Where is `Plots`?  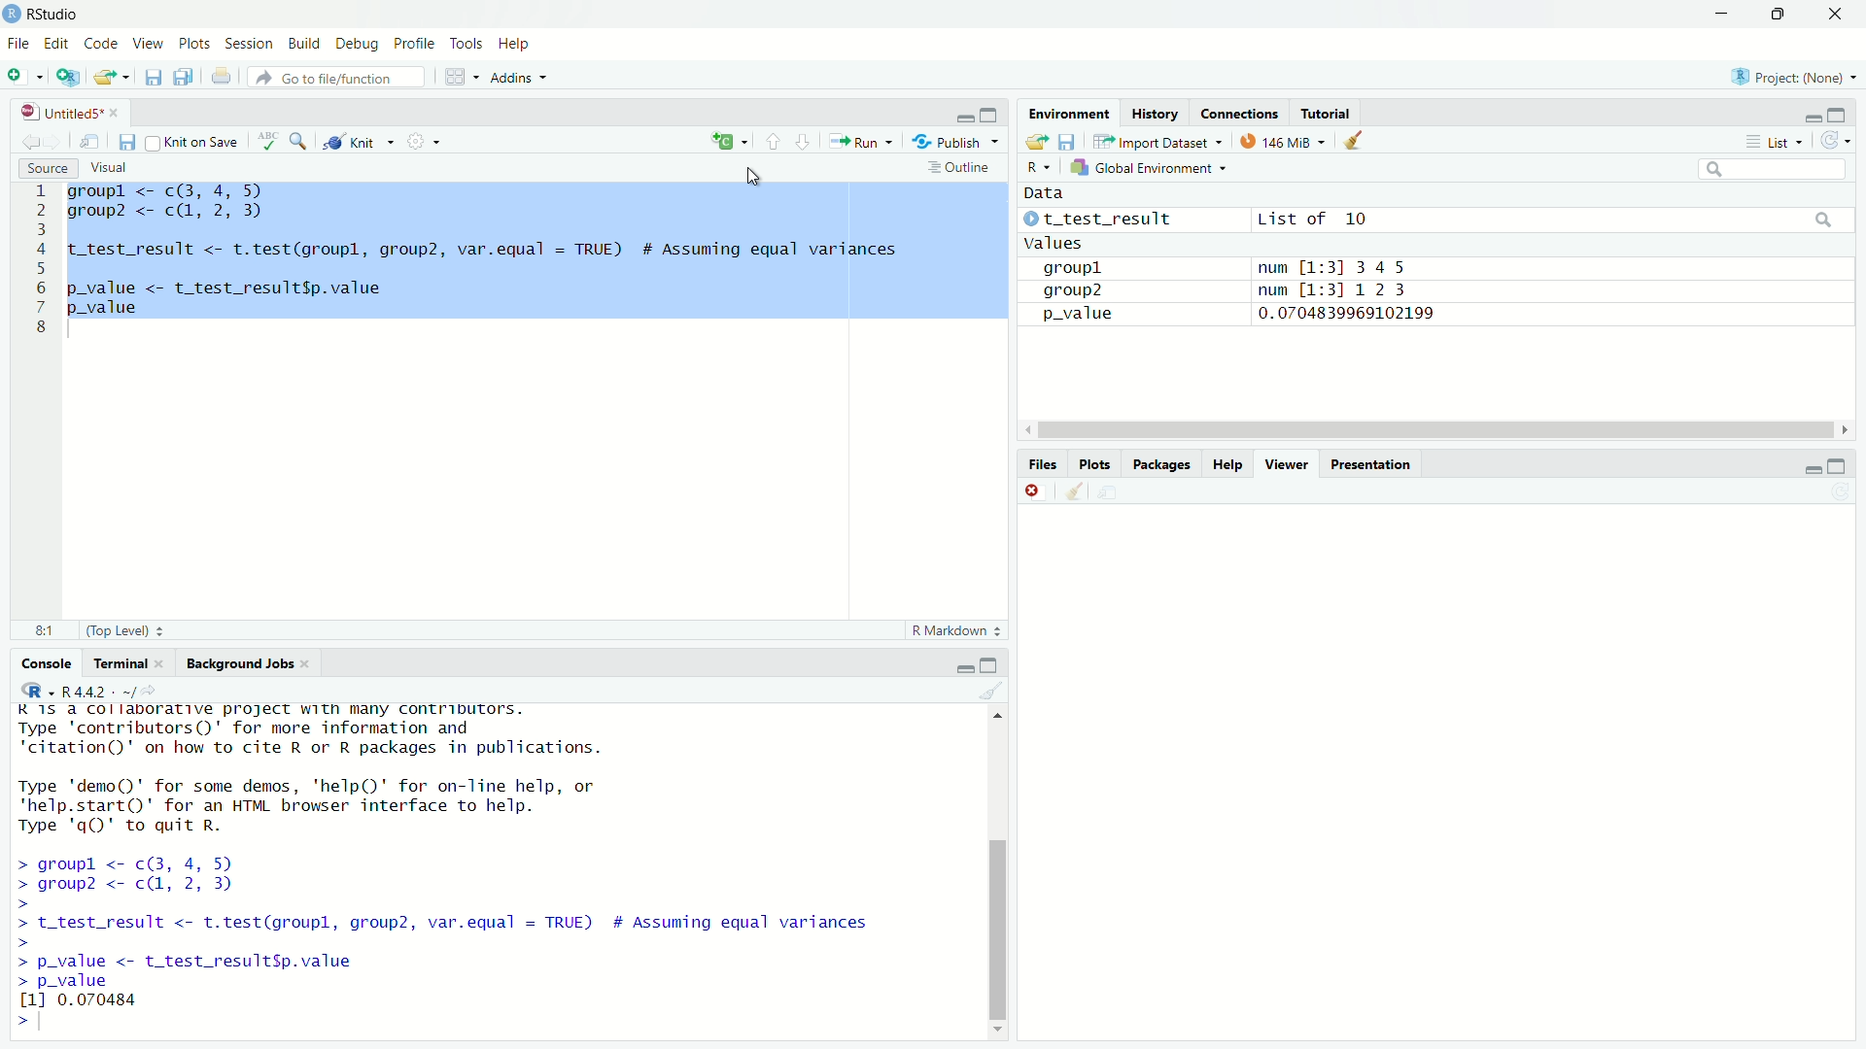 Plots is located at coordinates (1095, 464).